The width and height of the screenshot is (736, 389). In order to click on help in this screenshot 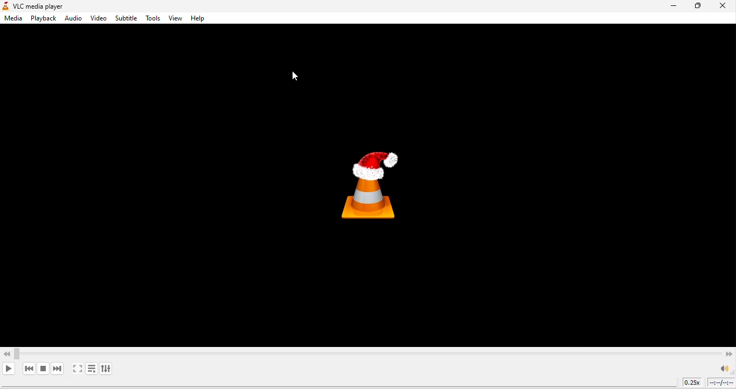, I will do `click(196, 20)`.